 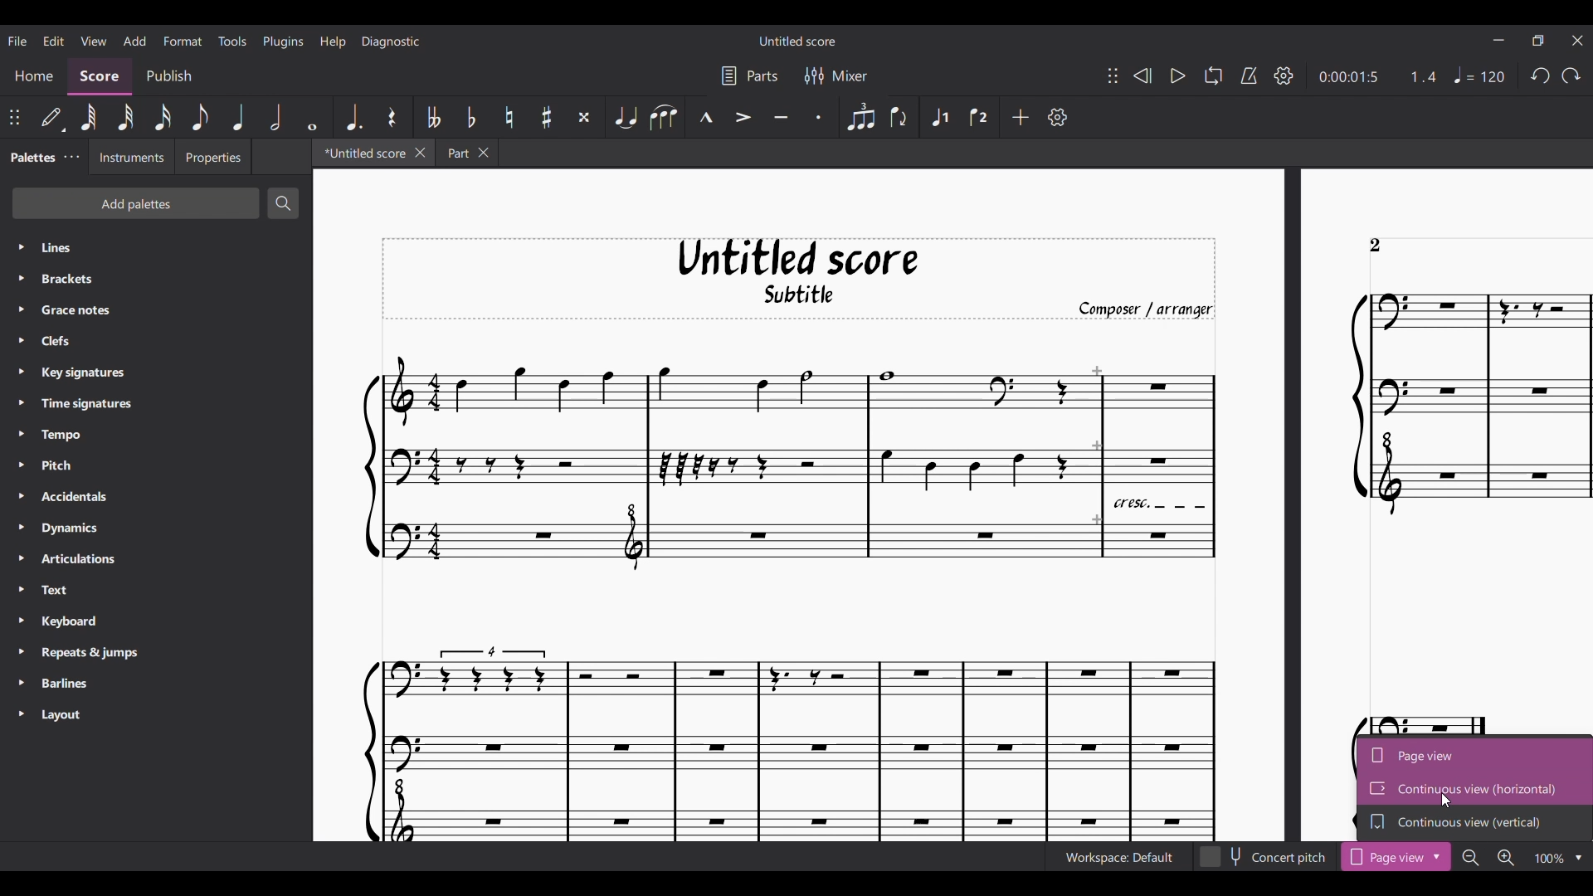 I want to click on Augmentation dot, so click(x=353, y=116).